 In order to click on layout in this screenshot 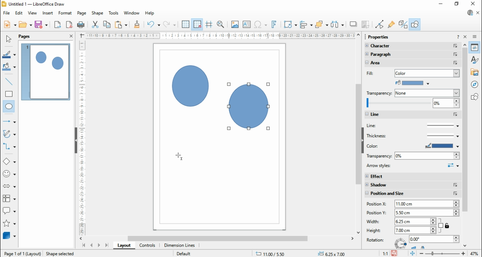, I will do `click(124, 245)`.